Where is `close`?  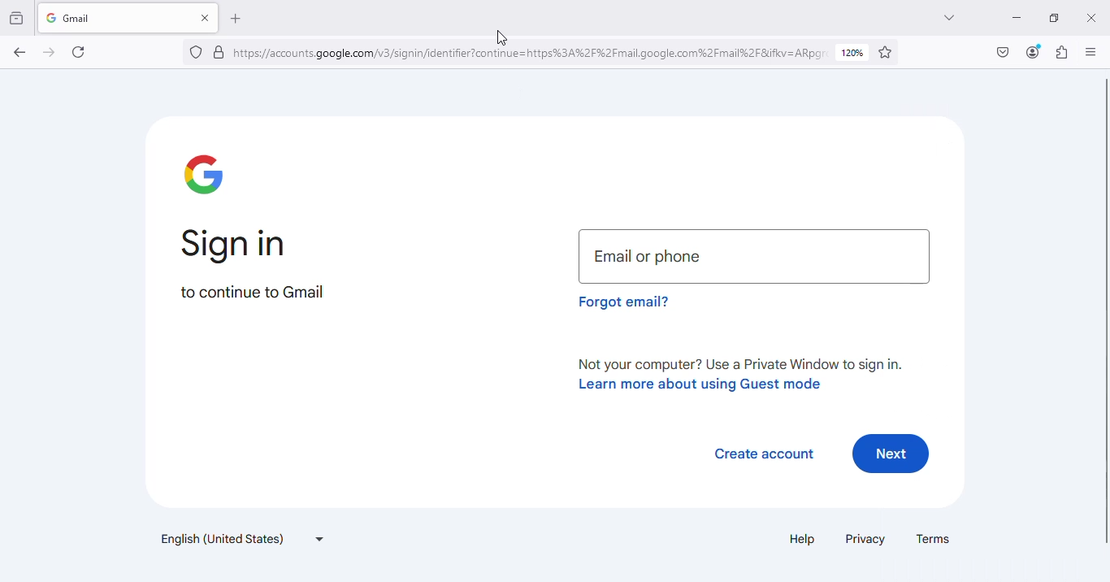 close is located at coordinates (1090, 19).